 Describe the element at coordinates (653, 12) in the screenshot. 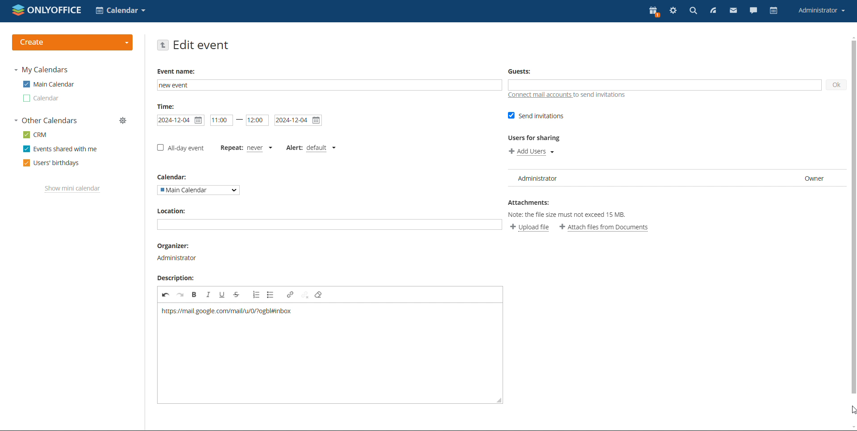

I see `present` at that location.